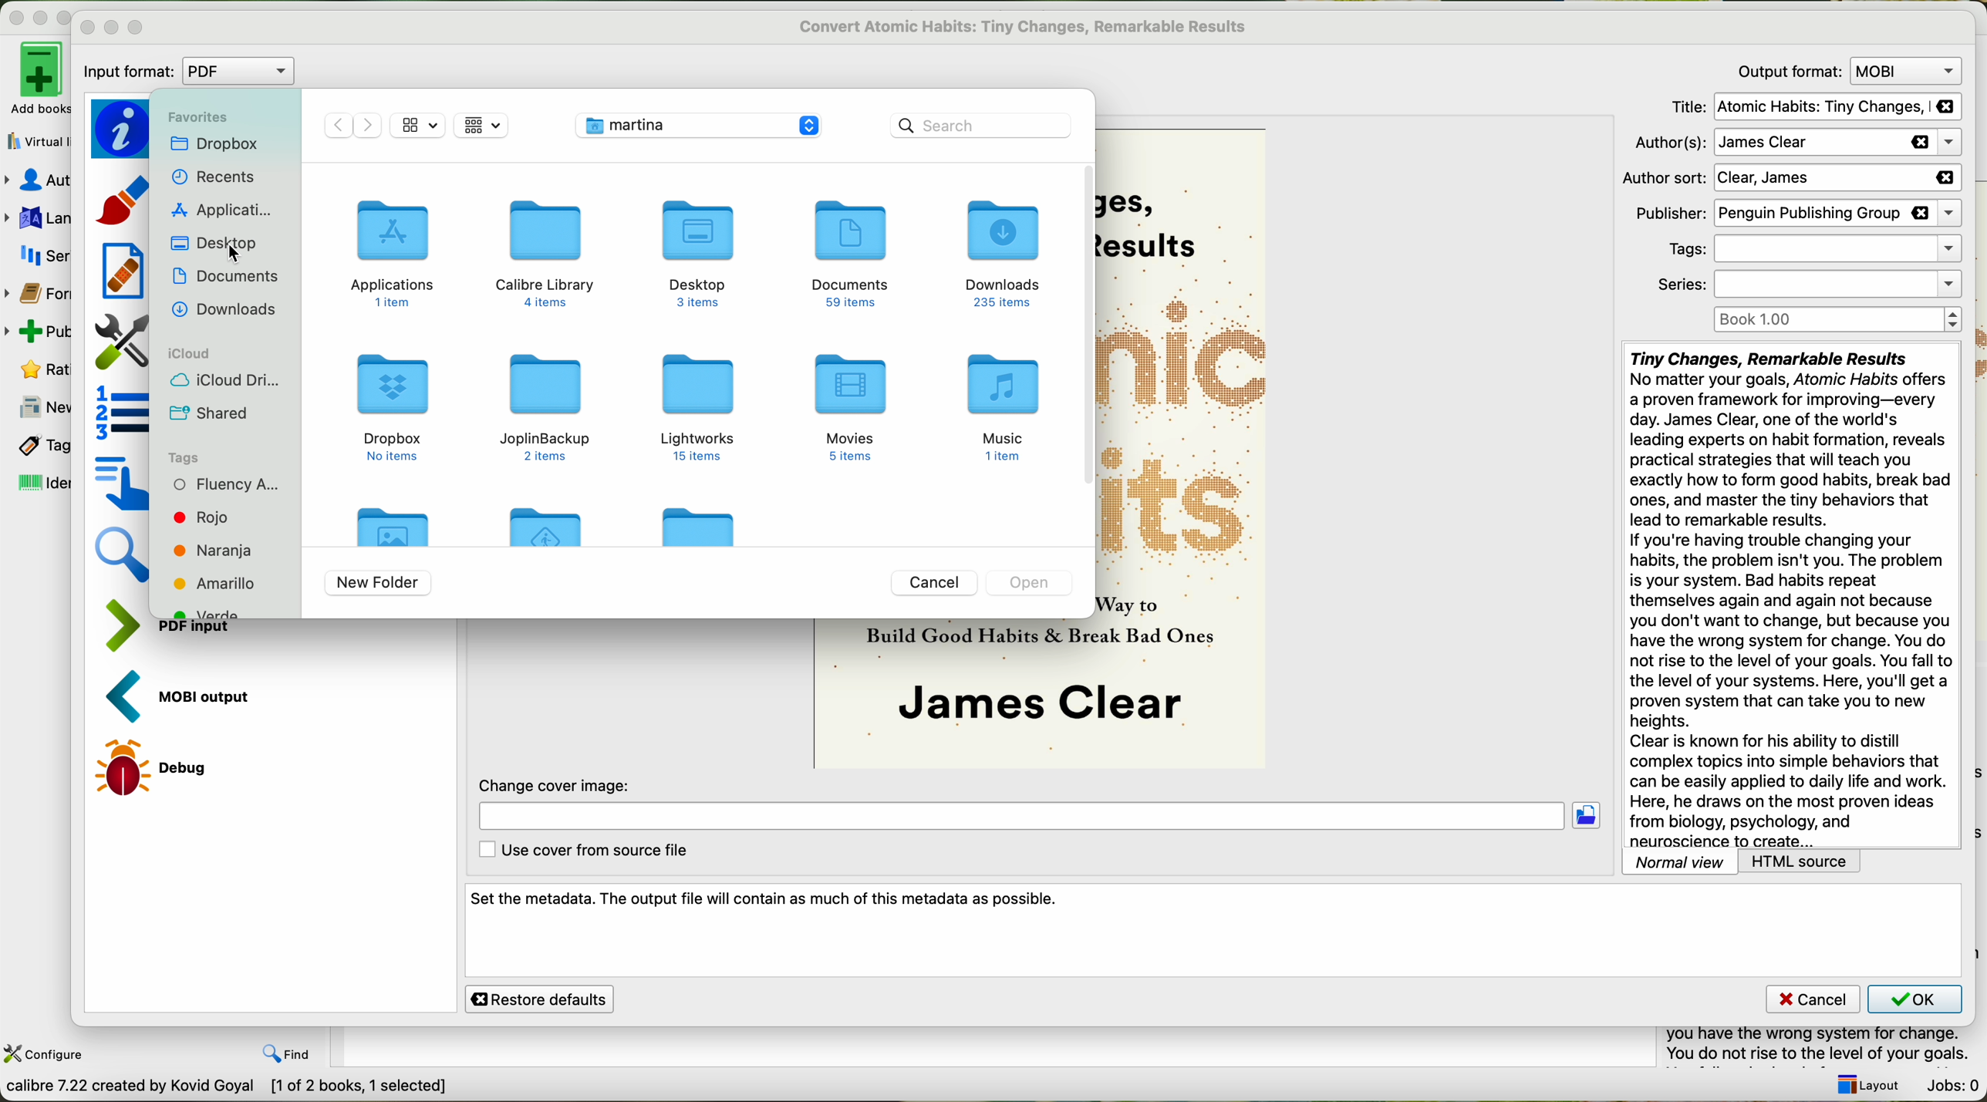 This screenshot has height=1102, width=1987. I want to click on icloud drive, so click(224, 382).